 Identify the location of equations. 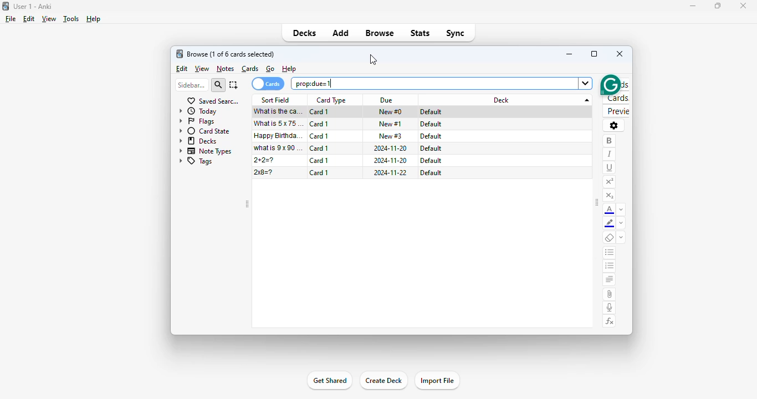
(610, 321).